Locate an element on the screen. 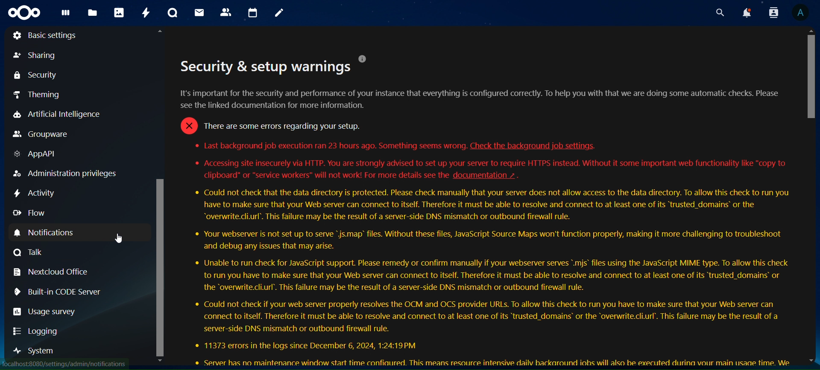  Scrollbar is located at coordinates (160, 196).